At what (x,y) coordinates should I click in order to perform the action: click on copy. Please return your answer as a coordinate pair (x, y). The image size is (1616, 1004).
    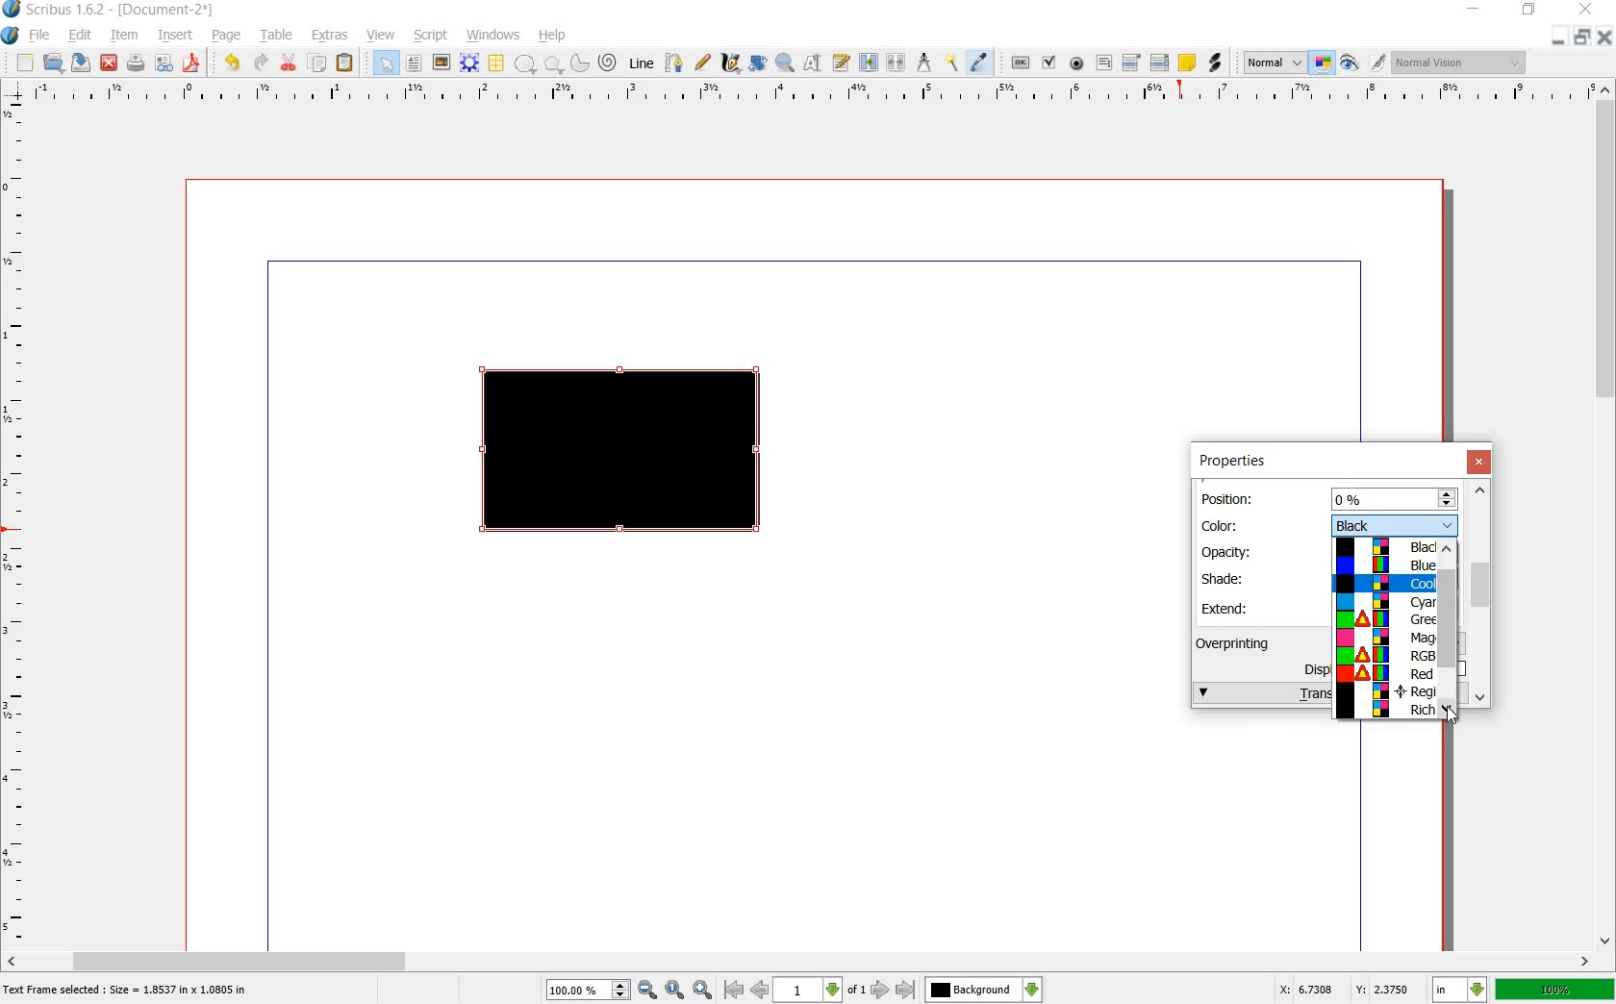
    Looking at the image, I should click on (318, 63).